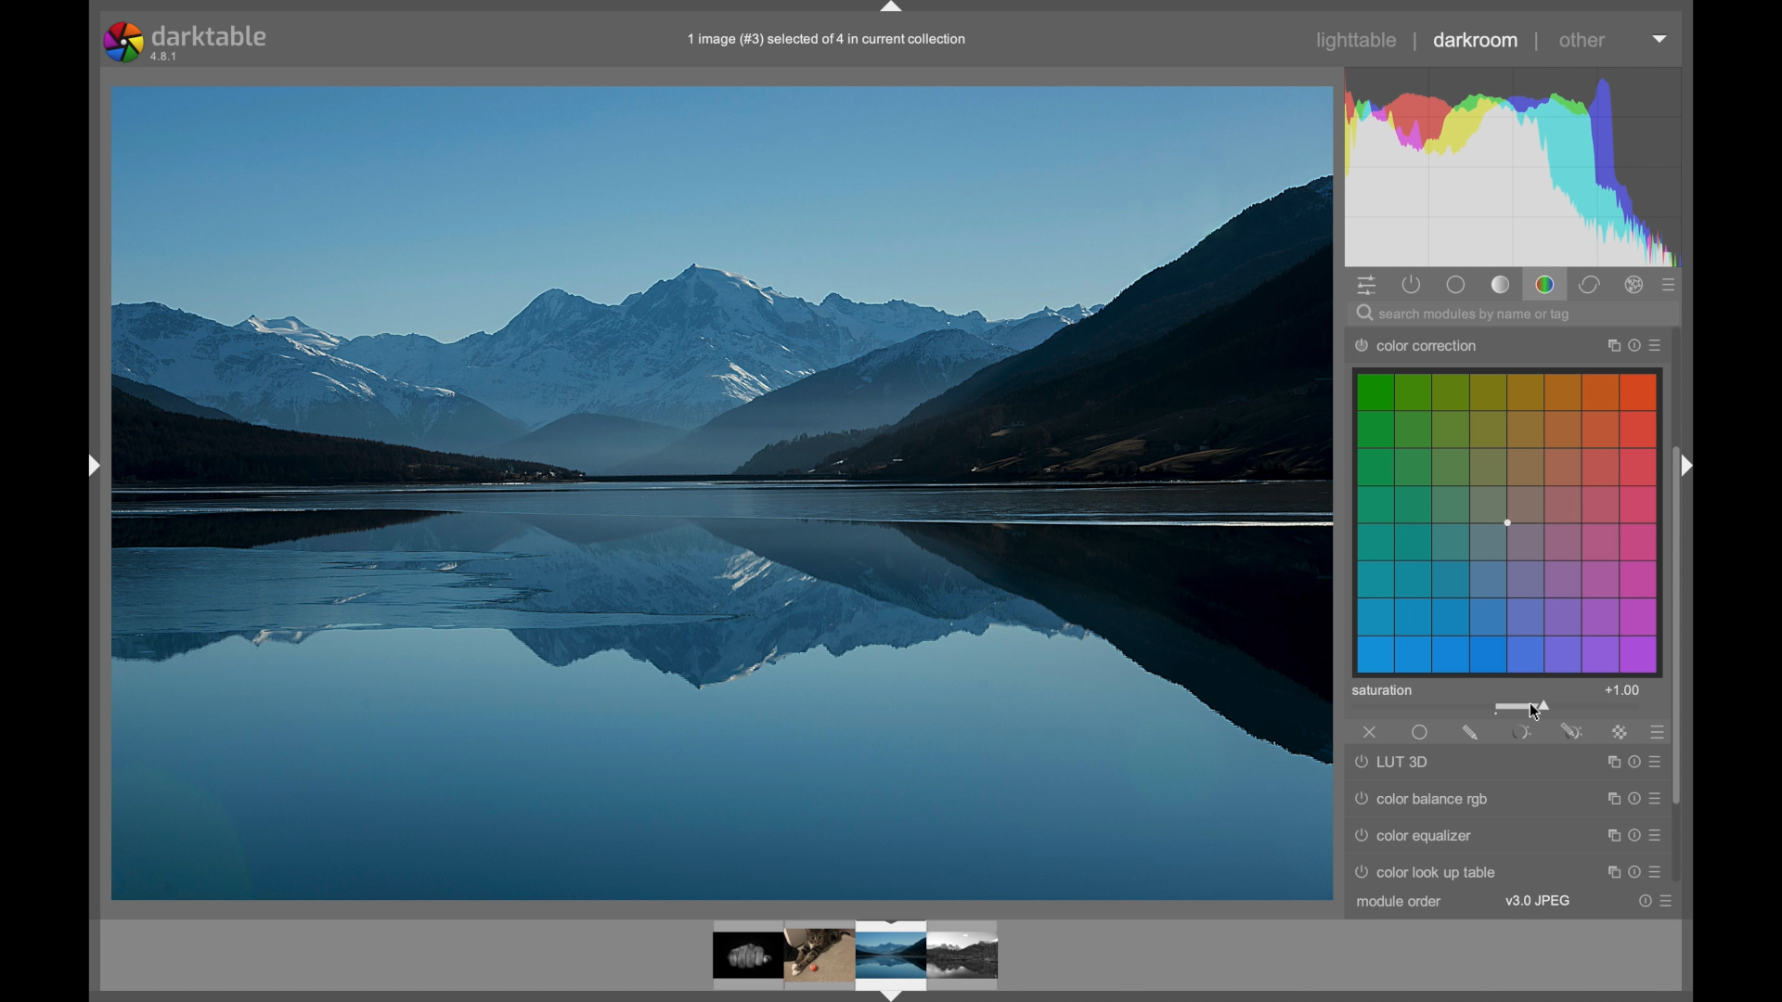 The height and width of the screenshot is (1002, 1782). What do you see at coordinates (1430, 872) in the screenshot?
I see `color look up table` at bounding box center [1430, 872].